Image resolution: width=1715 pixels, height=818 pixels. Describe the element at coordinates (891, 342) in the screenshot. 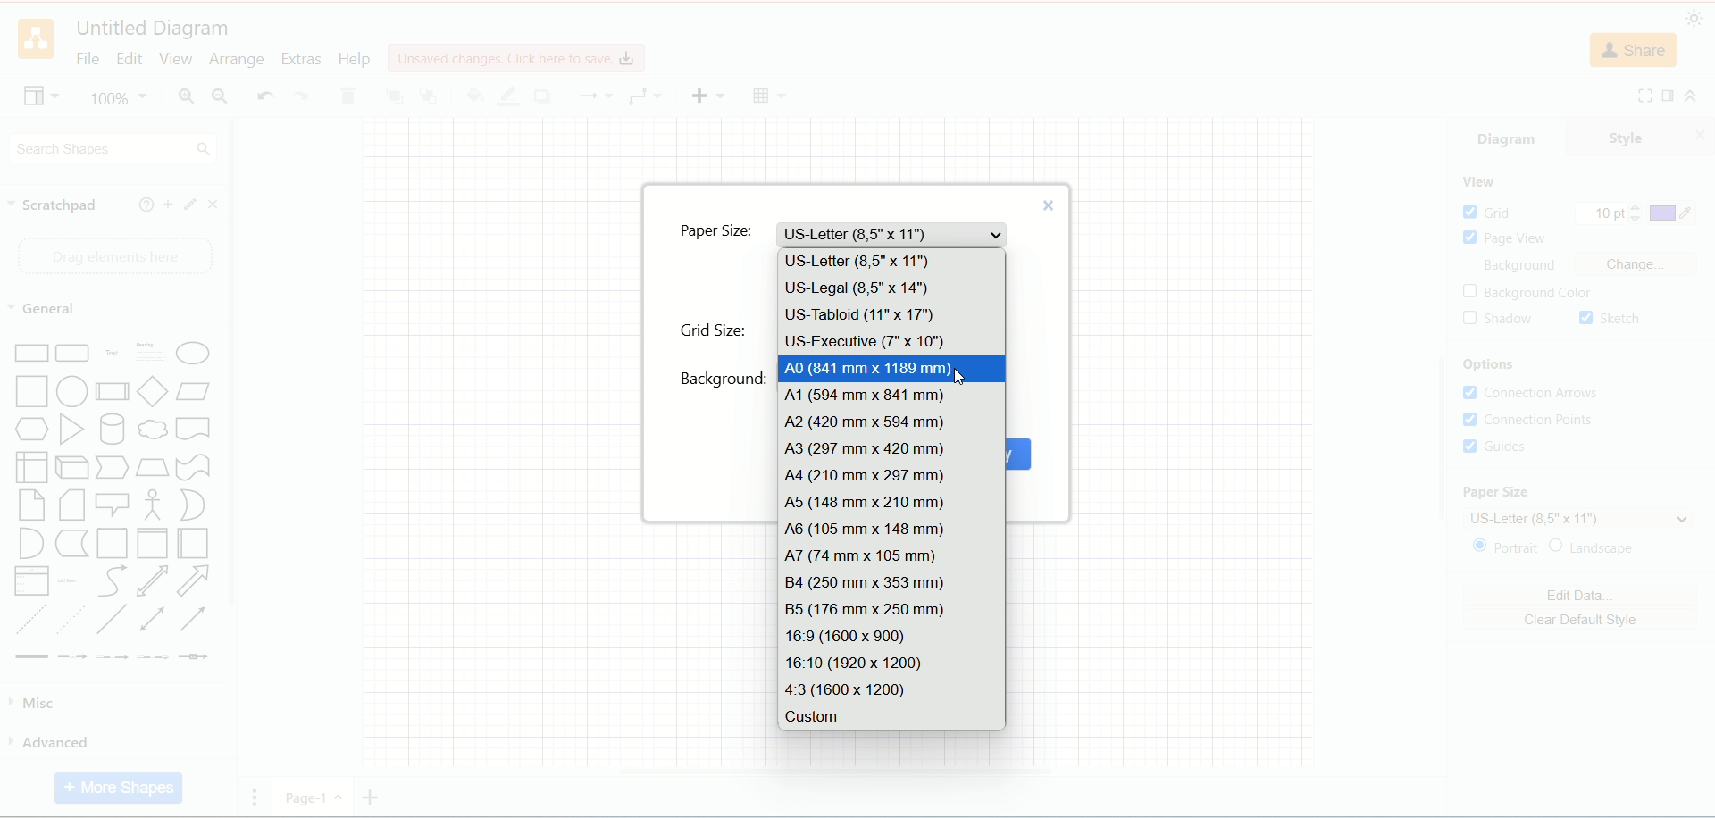

I see `US-Executive` at that location.